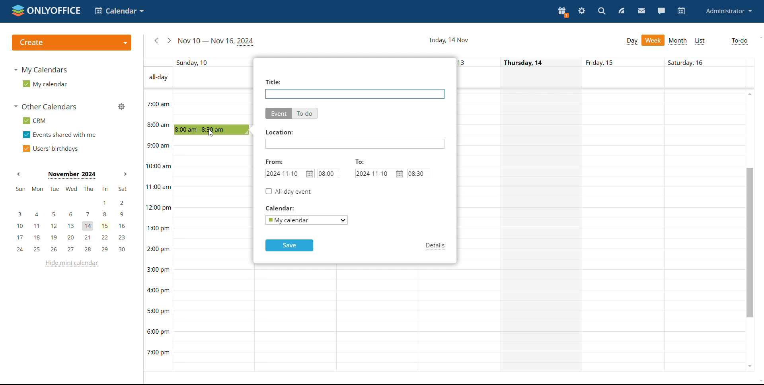  Describe the element at coordinates (749, 367) in the screenshot. I see `scroll down` at that location.